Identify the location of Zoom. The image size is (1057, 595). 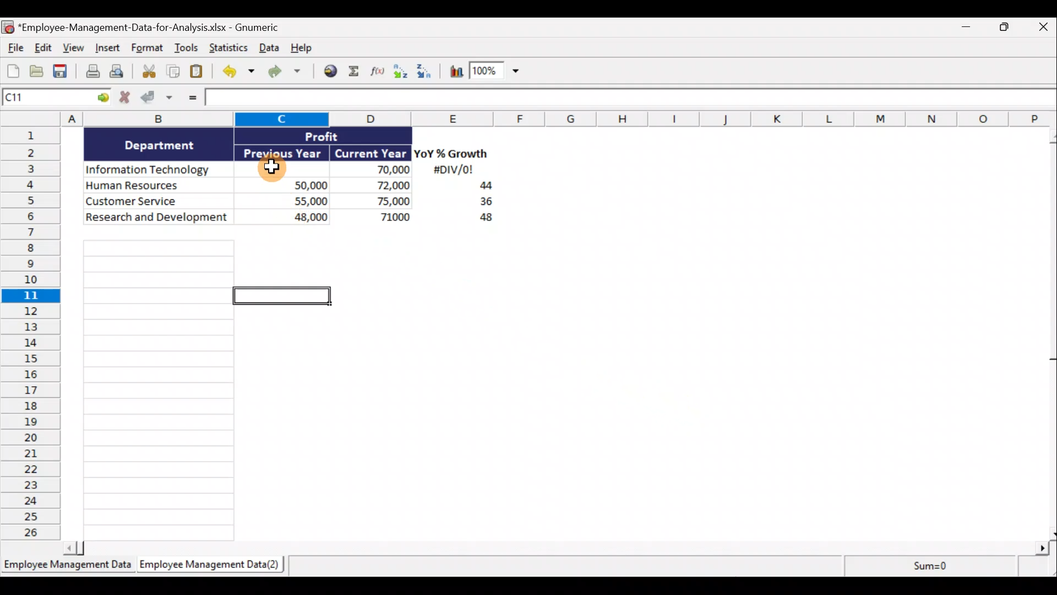
(497, 73).